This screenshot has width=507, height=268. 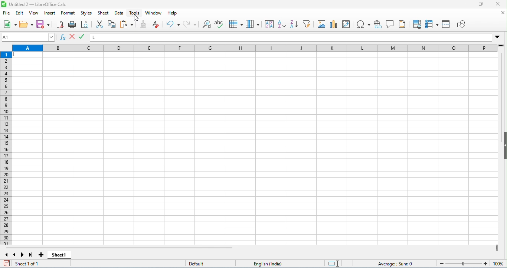 What do you see at coordinates (112, 24) in the screenshot?
I see `copy` at bounding box center [112, 24].